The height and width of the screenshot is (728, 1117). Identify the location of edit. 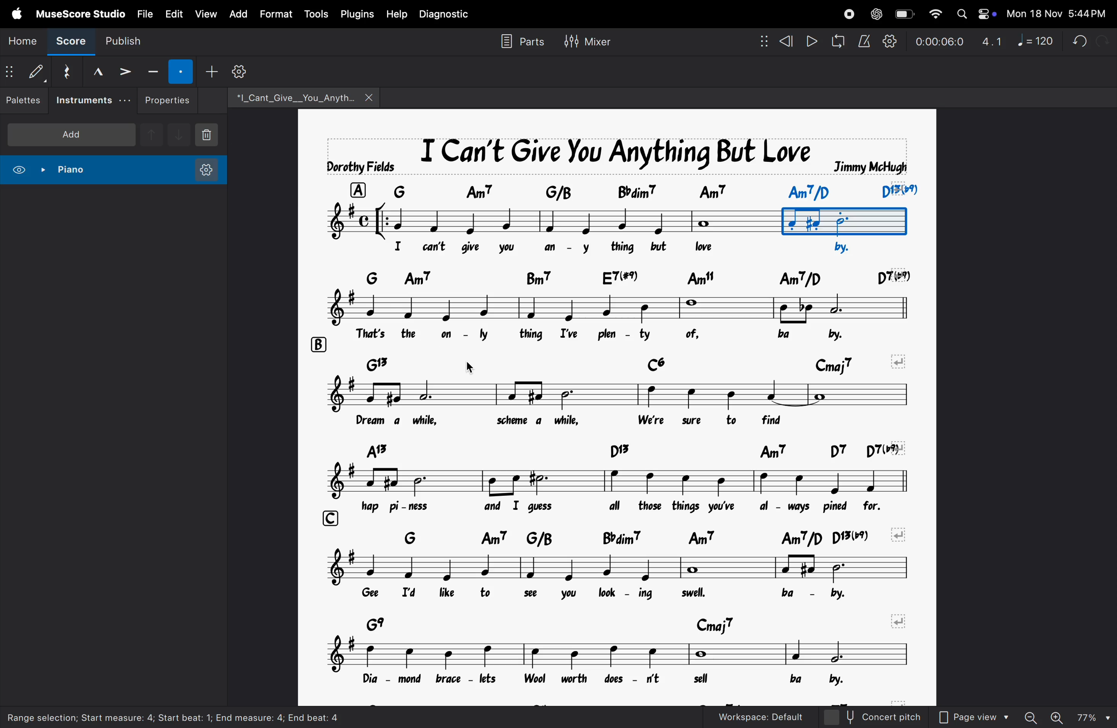
(173, 14).